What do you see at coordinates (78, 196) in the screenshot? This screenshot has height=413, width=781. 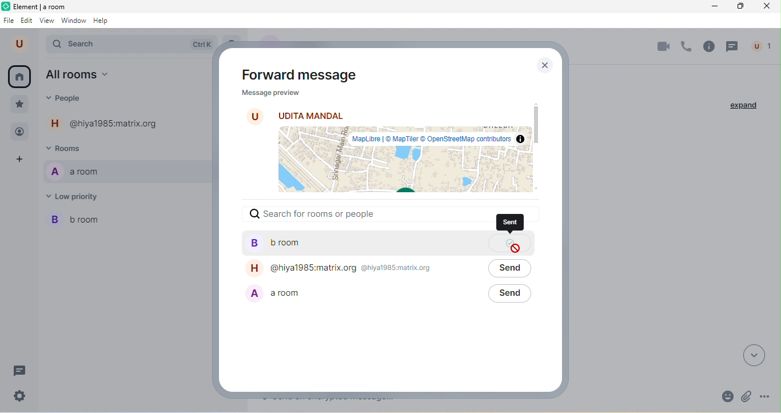 I see `low priority` at bounding box center [78, 196].